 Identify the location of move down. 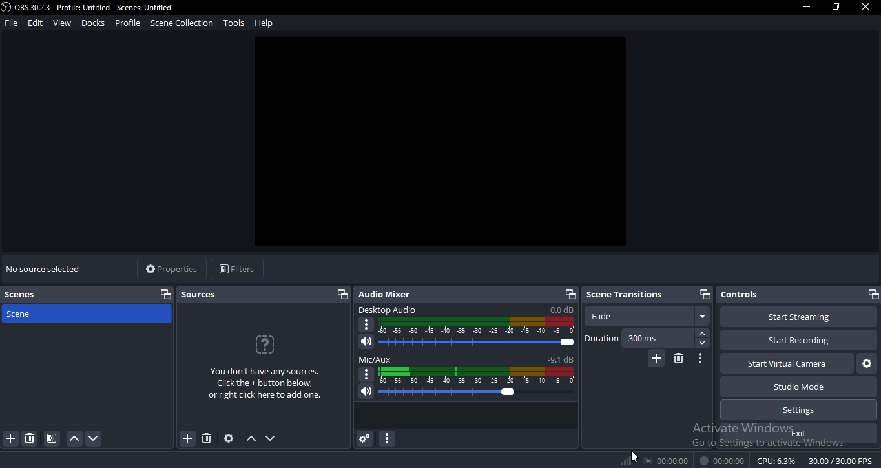
(271, 438).